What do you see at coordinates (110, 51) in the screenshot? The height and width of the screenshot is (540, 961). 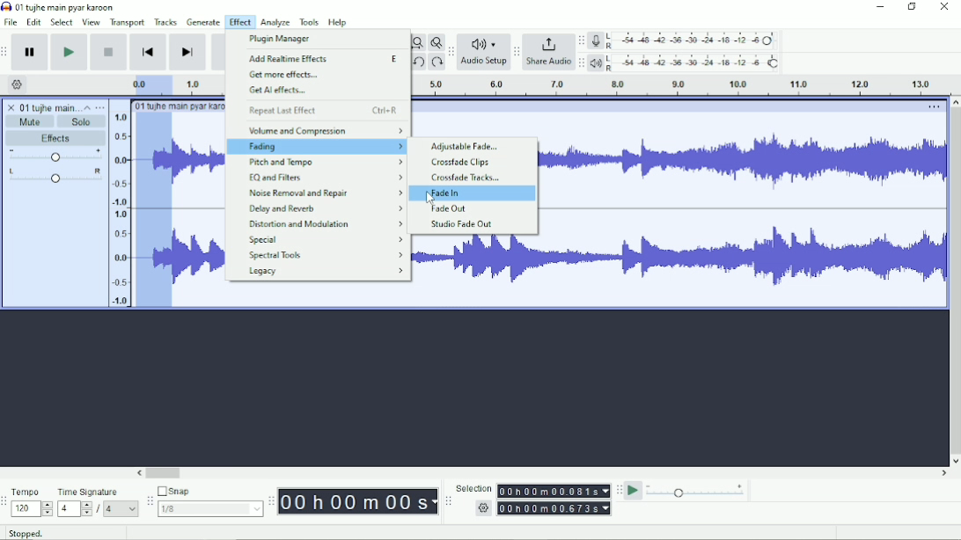 I see `Stop` at bounding box center [110, 51].